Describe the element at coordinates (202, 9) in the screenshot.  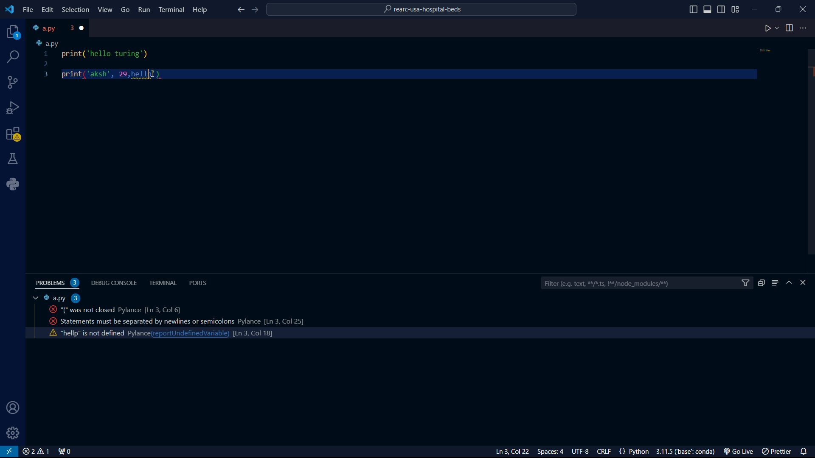
I see `Help` at that location.